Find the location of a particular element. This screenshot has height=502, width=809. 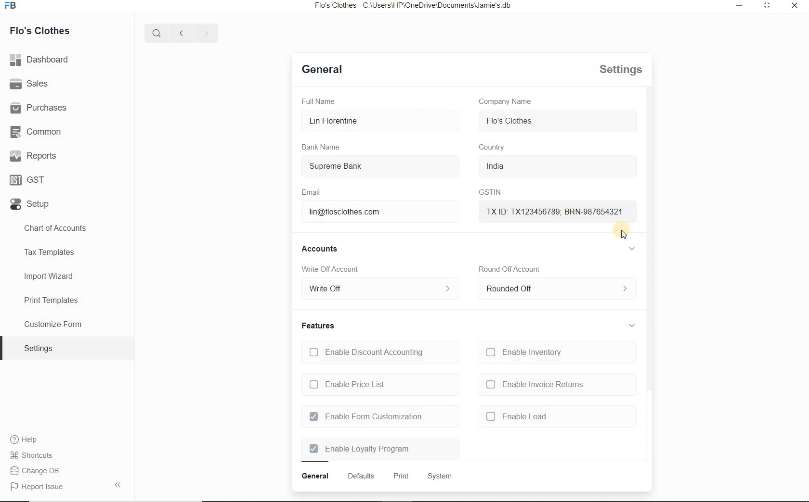

previous is located at coordinates (180, 33).